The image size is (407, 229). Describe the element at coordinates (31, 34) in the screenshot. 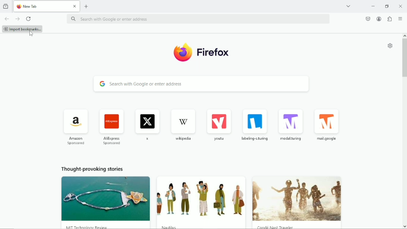

I see `cursor` at that location.